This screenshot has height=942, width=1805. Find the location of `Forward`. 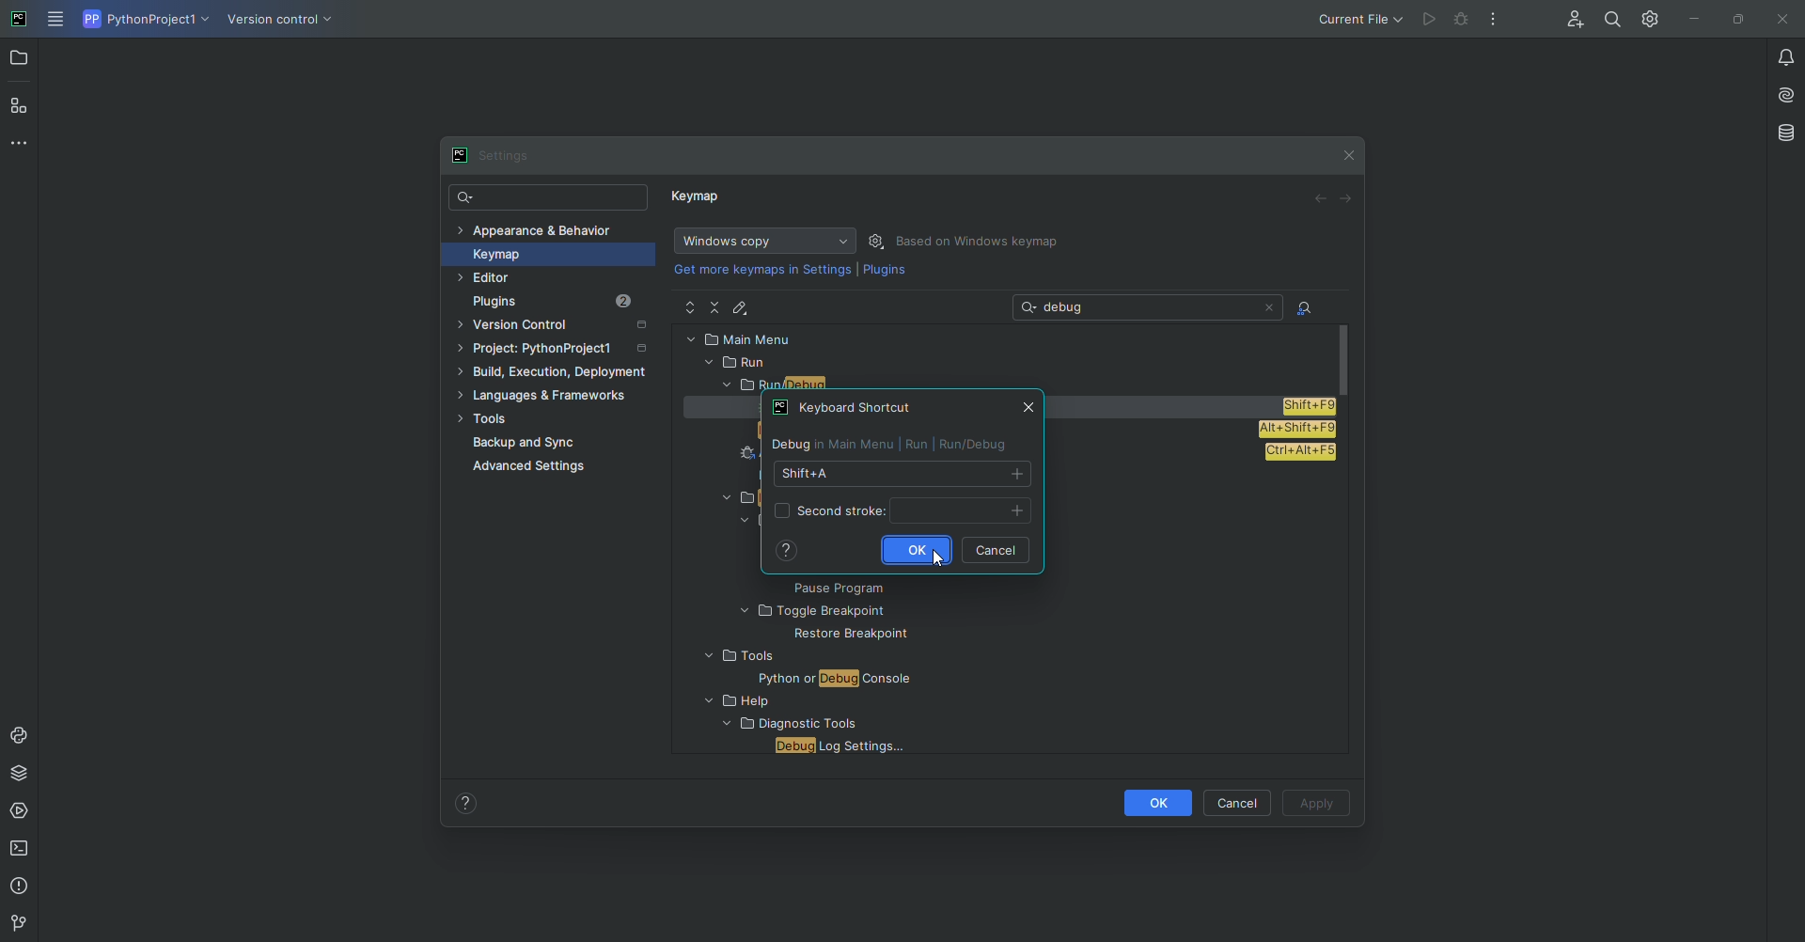

Forward is located at coordinates (1347, 198).